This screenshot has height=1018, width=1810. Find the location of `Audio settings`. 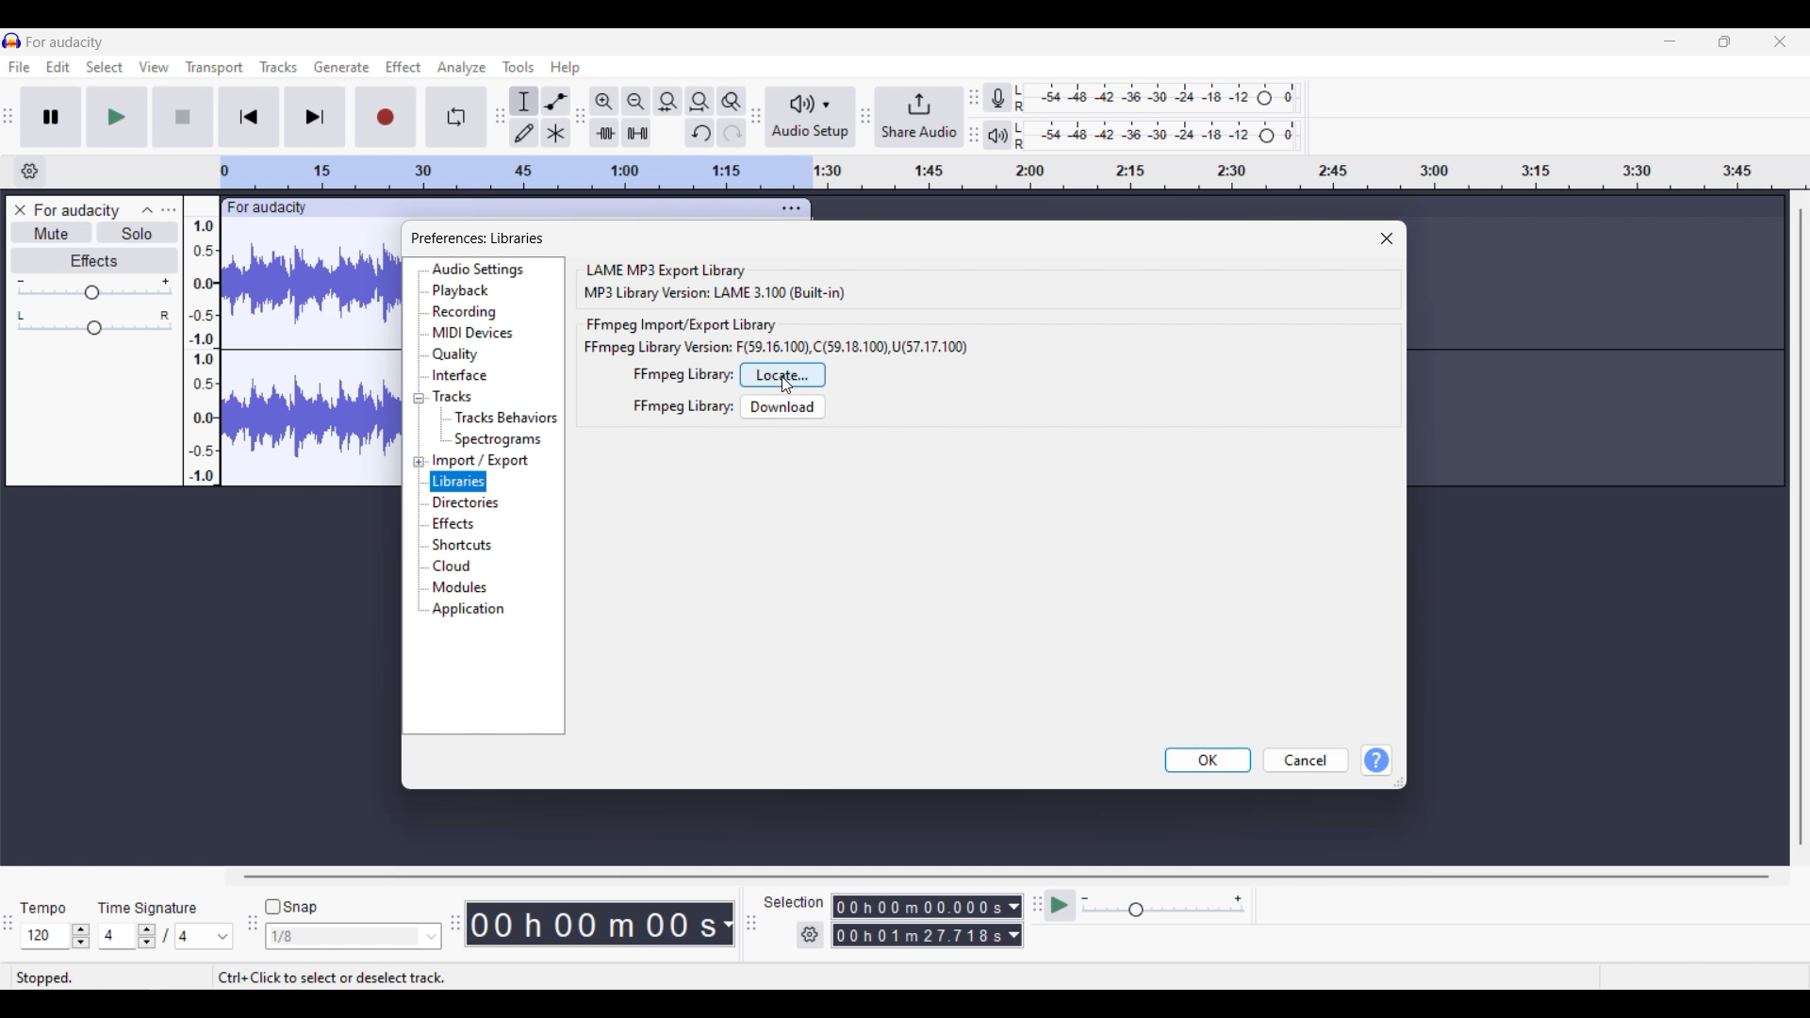

Audio settings is located at coordinates (479, 270).